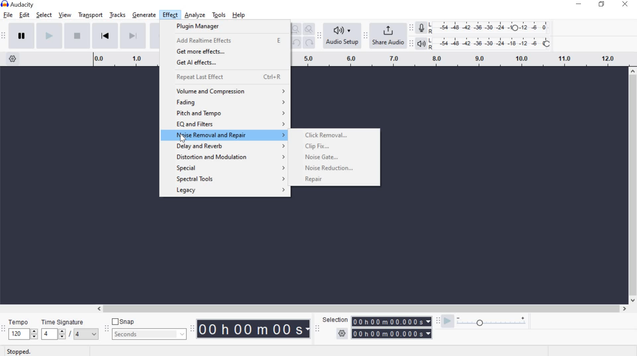  I want to click on selection time, so click(391, 321).